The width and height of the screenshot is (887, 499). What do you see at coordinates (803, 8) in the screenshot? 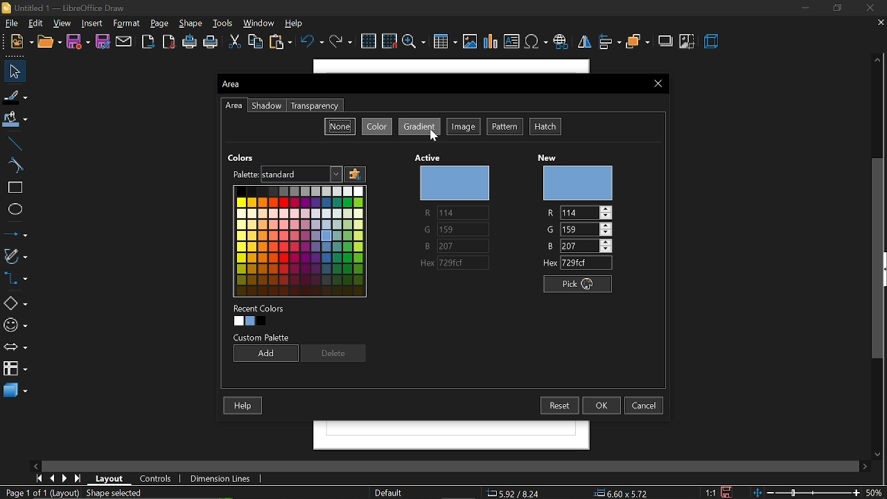
I see `Minimize` at bounding box center [803, 8].